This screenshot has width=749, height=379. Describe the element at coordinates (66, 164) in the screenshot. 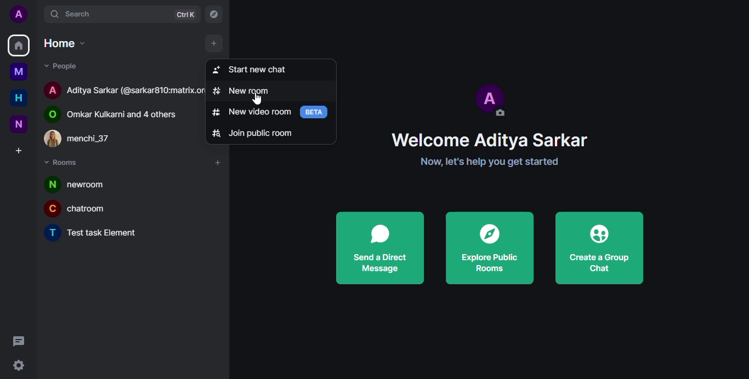

I see `rooms dropdown` at that location.